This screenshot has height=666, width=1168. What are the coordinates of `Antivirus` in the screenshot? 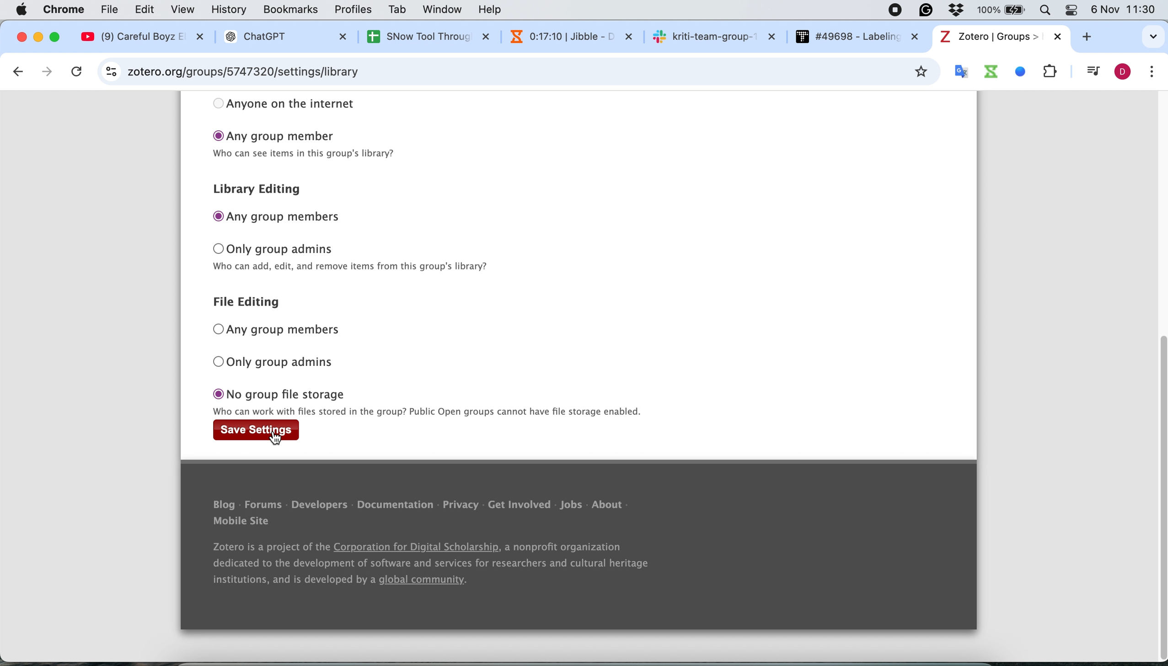 It's located at (960, 9).